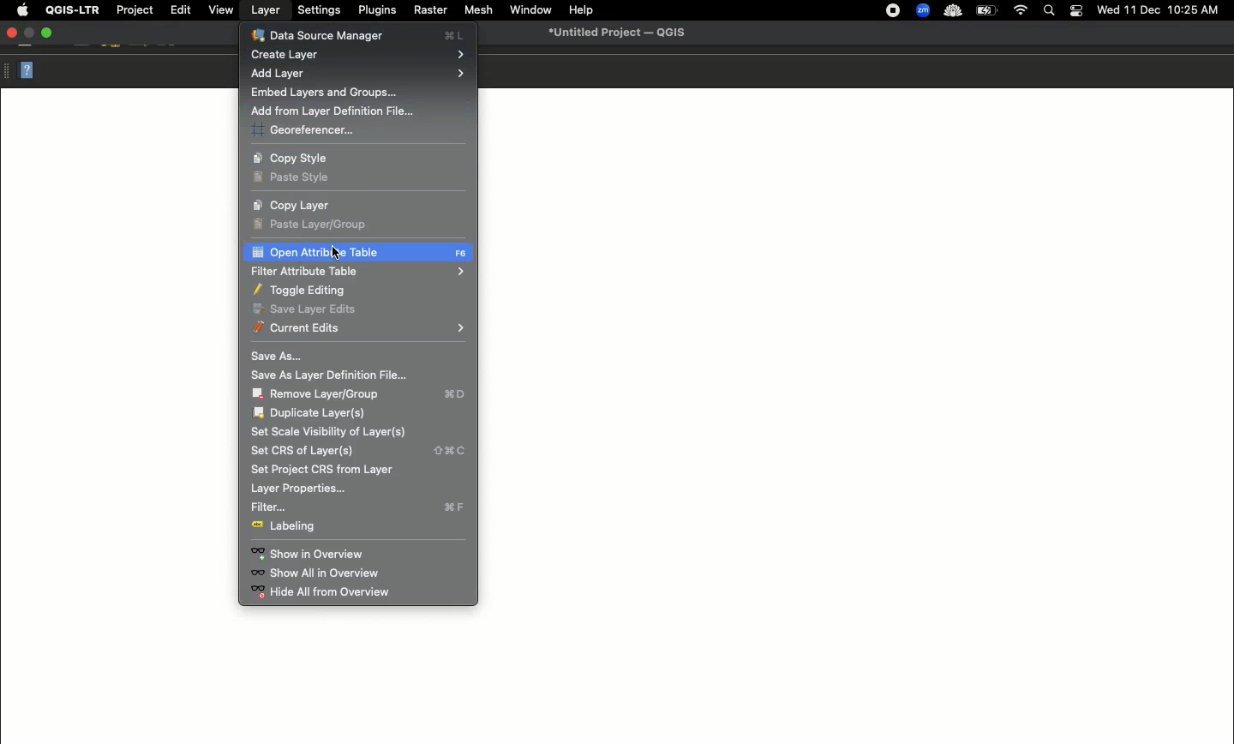  What do you see at coordinates (360, 74) in the screenshot?
I see `Add layer` at bounding box center [360, 74].